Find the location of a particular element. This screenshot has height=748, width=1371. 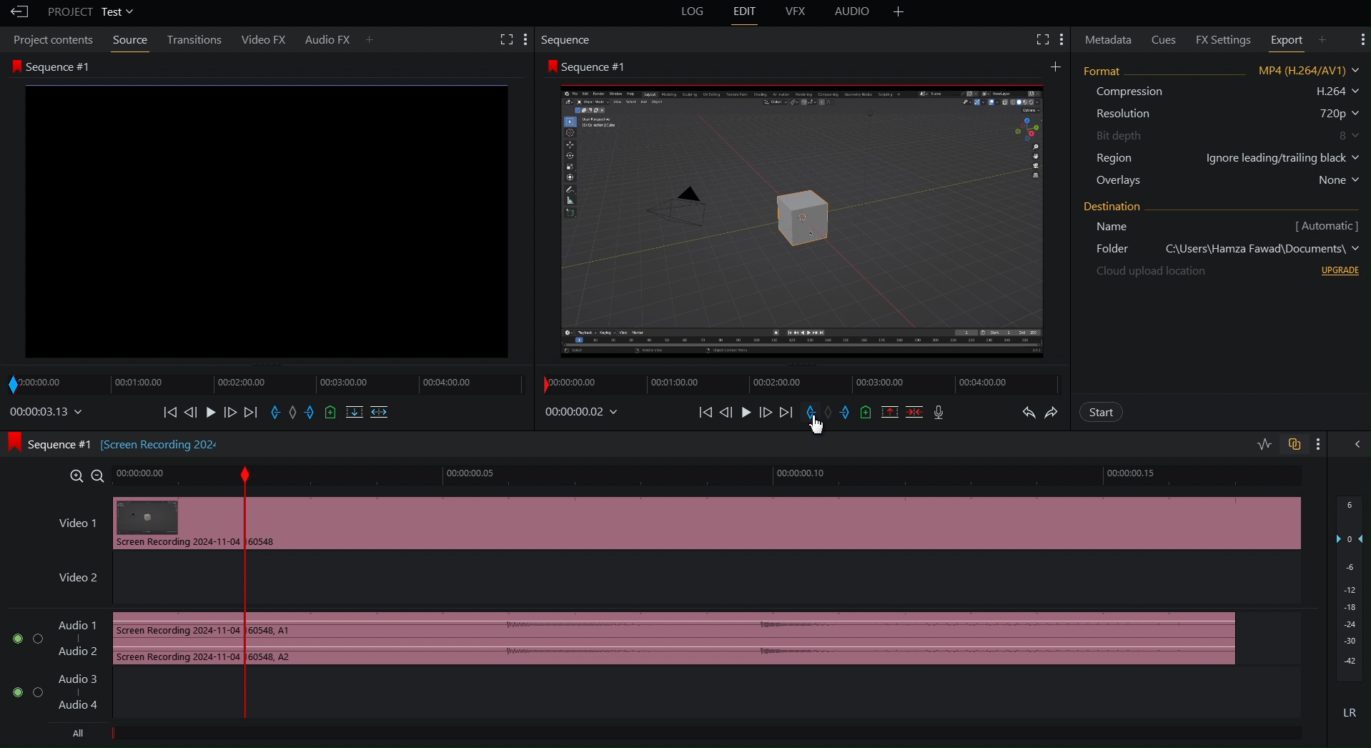

Redo is located at coordinates (1054, 411).